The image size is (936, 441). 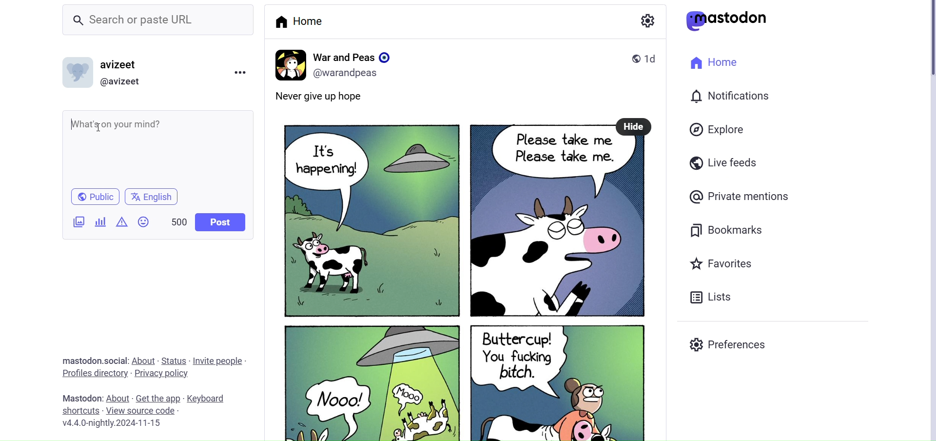 I want to click on profiles directory, so click(x=95, y=373).